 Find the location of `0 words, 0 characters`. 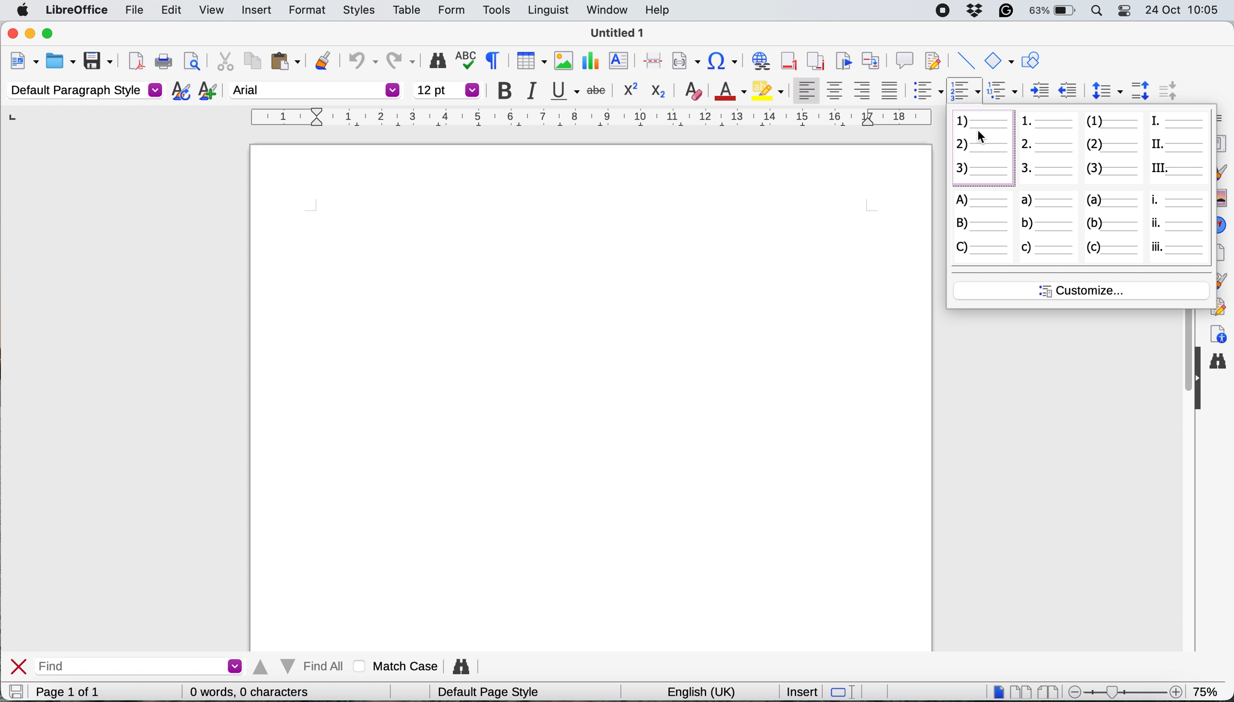

0 words, 0 characters is located at coordinates (252, 691).